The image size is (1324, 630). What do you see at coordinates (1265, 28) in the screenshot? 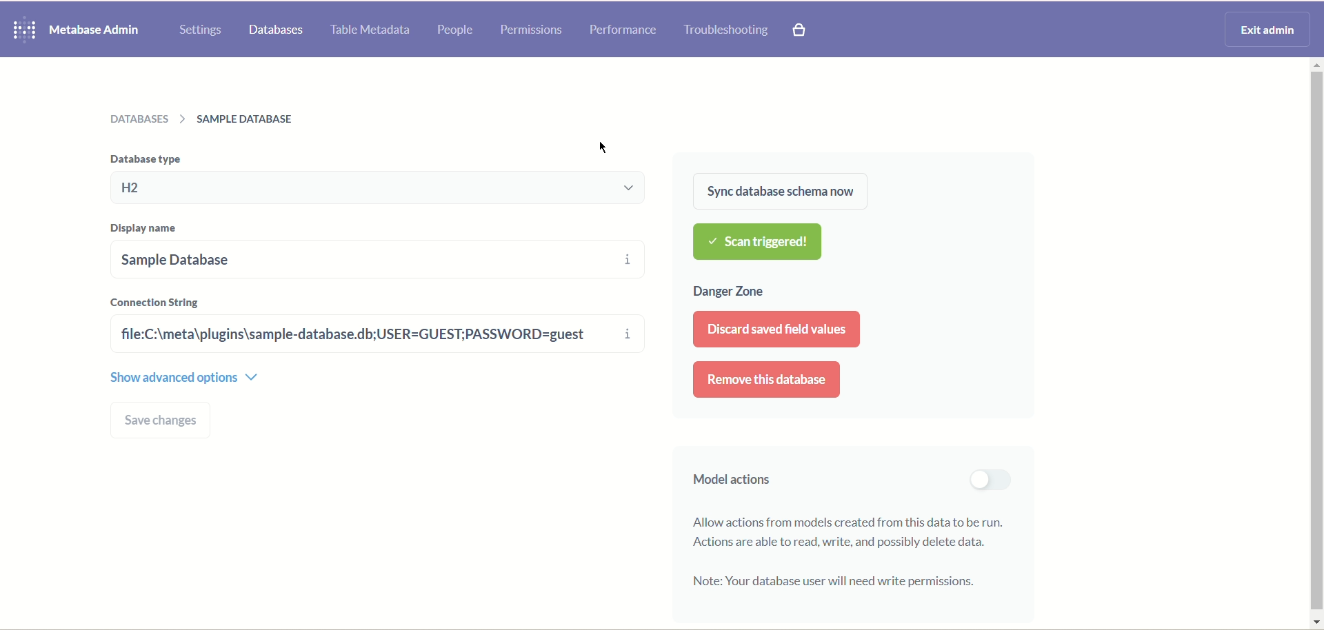
I see `exit admin` at bounding box center [1265, 28].